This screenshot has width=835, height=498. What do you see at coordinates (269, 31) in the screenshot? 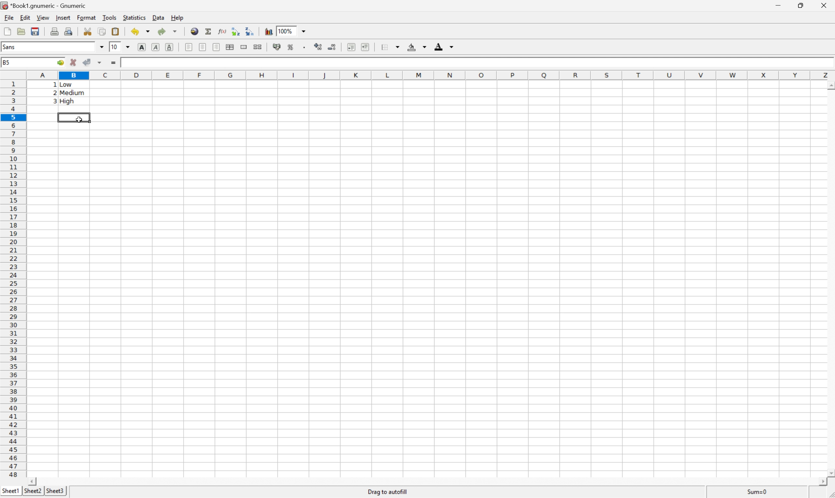
I see `Insert a chart` at bounding box center [269, 31].